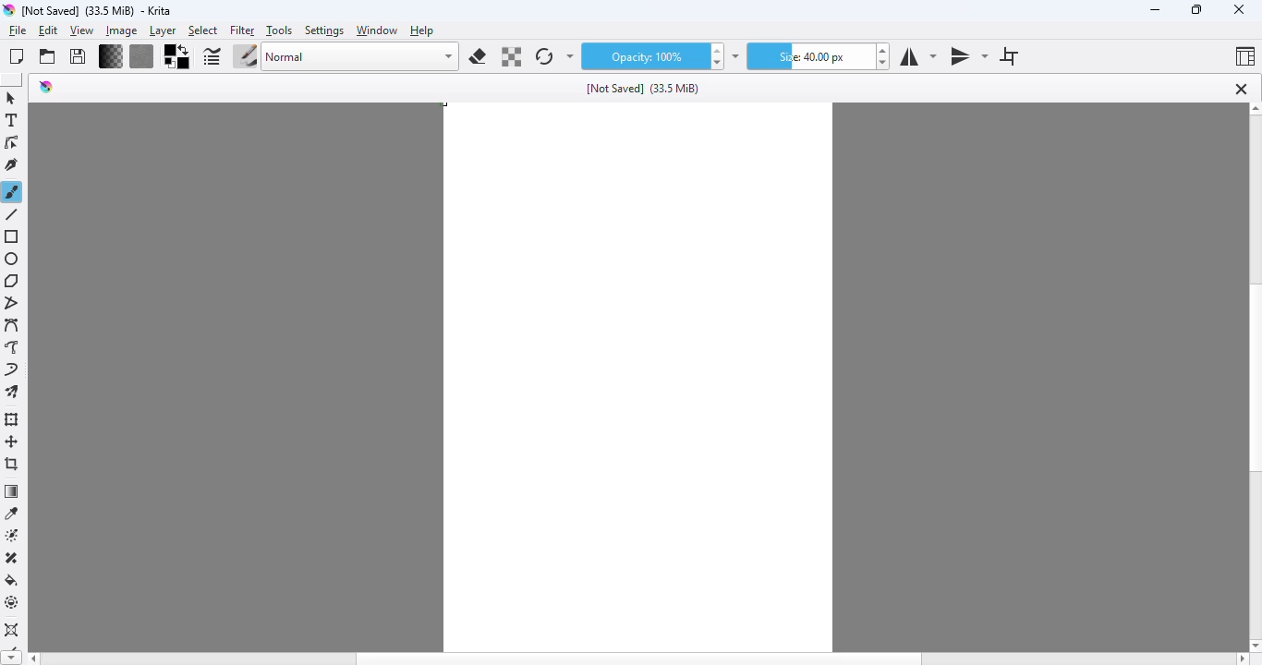  Describe the element at coordinates (13, 420) in the screenshot. I see `transform a layer or a selection` at that location.